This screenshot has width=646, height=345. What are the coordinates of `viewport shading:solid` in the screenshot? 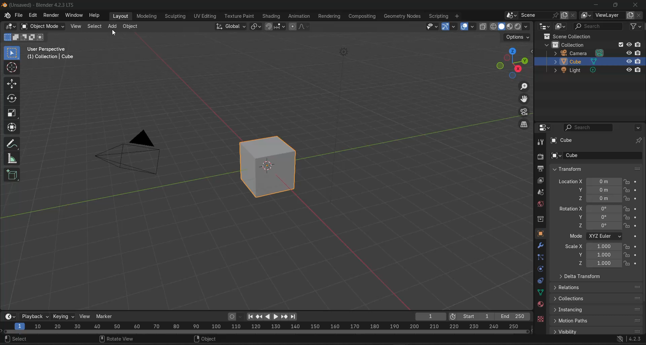 It's located at (500, 26).